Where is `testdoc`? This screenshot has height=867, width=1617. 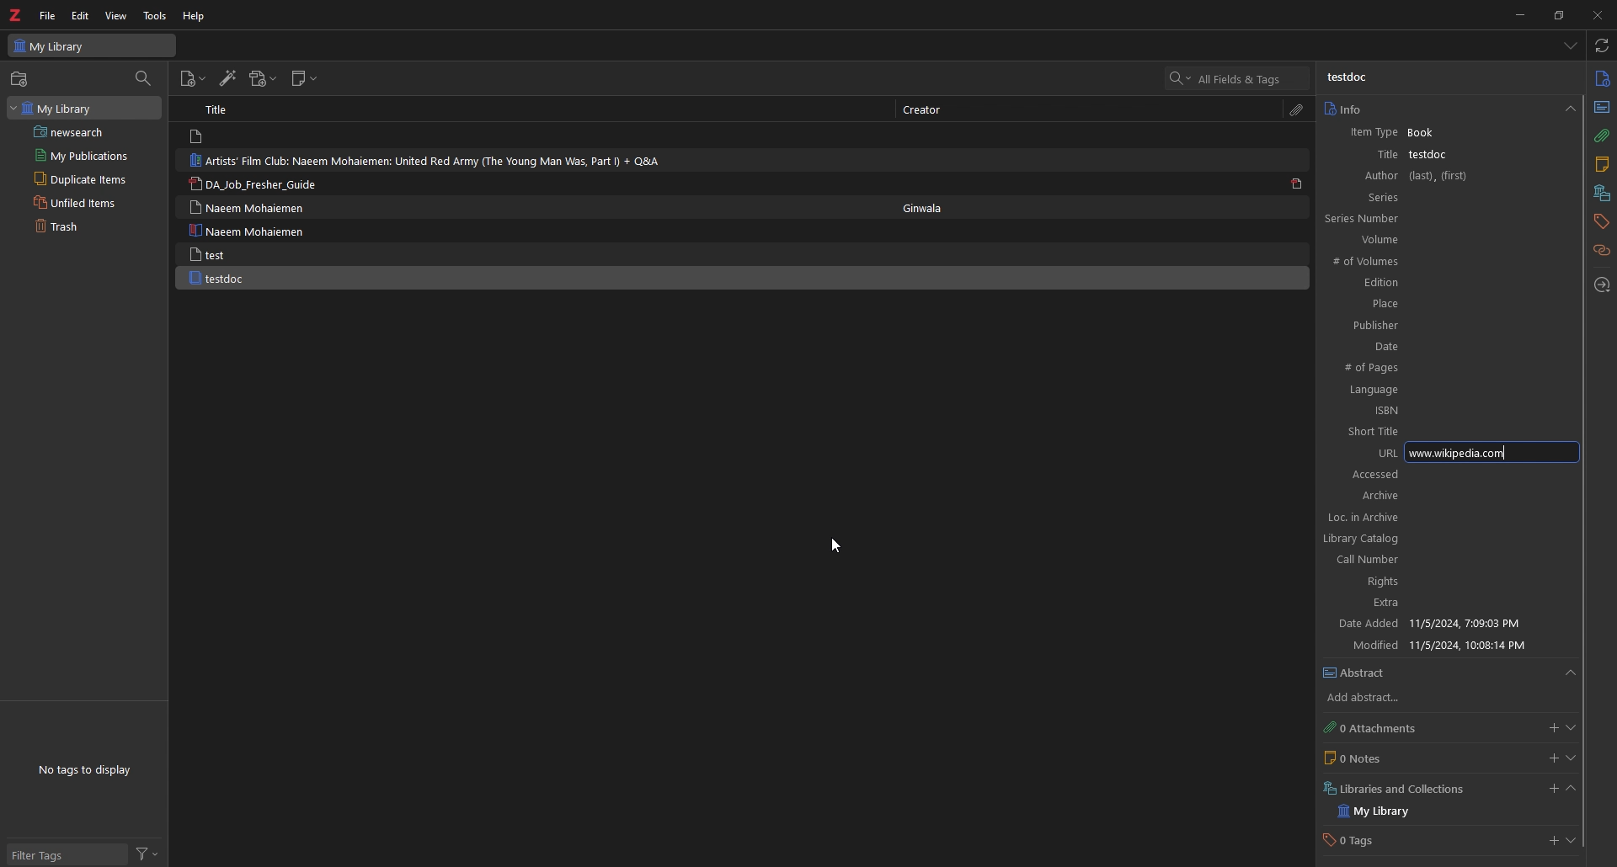
testdoc is located at coordinates (1356, 79).